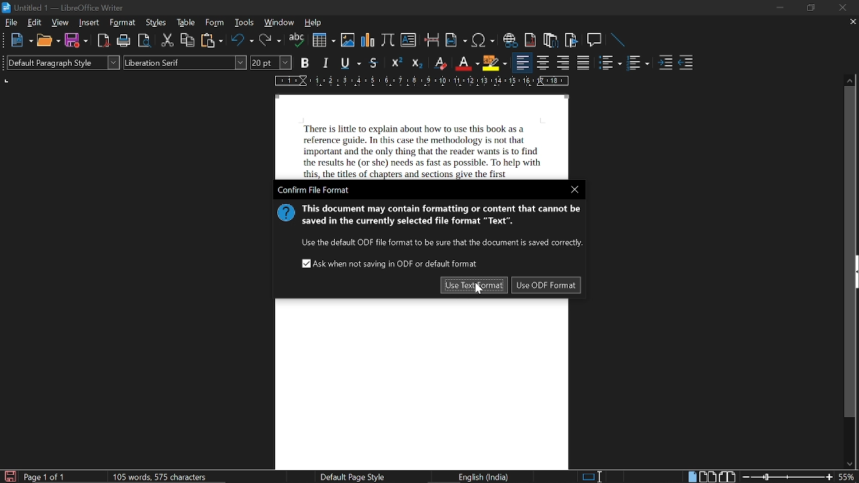 Image resolution: width=859 pixels, height=483 pixels. I want to click on redo, so click(270, 41).